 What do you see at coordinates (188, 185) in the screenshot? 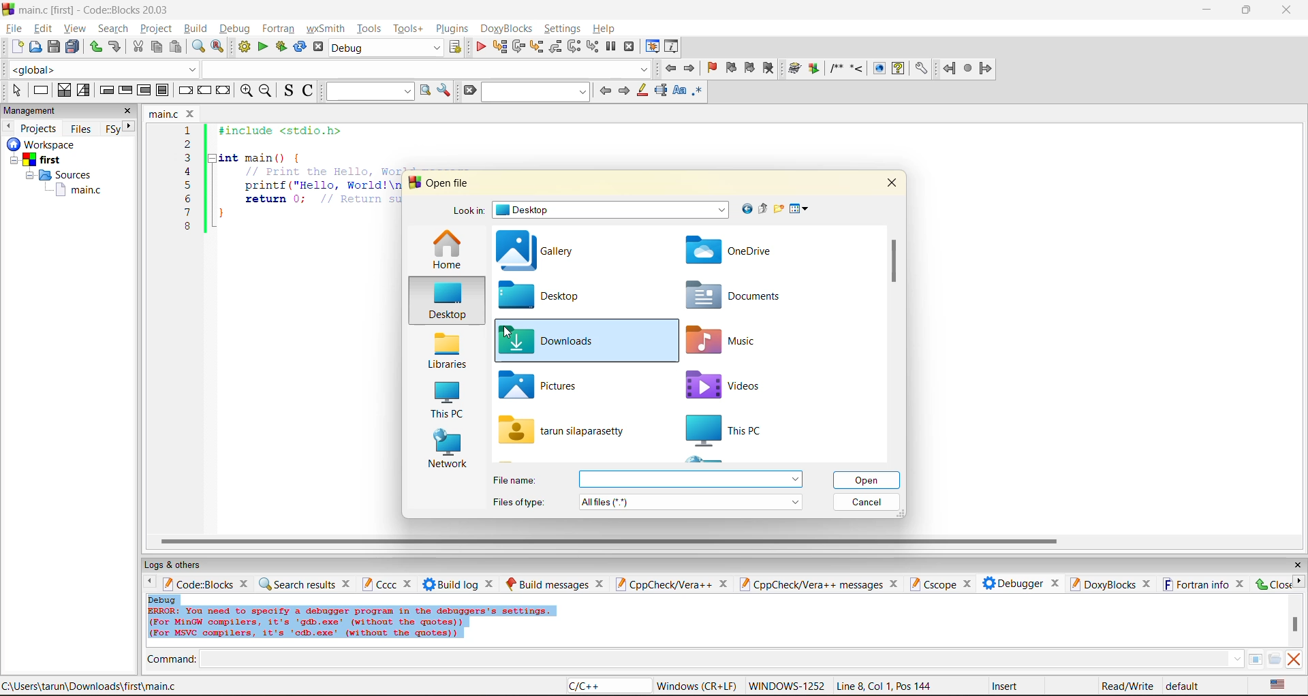
I see `5` at bounding box center [188, 185].